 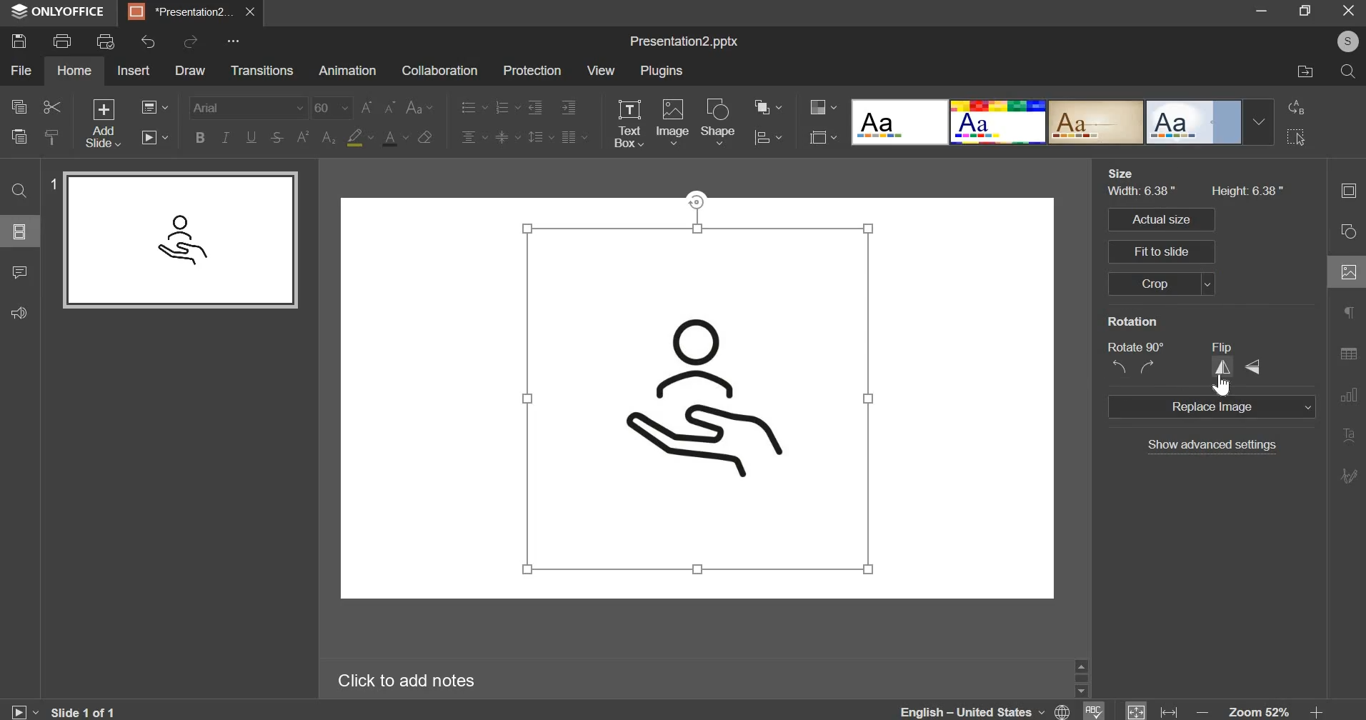 What do you see at coordinates (1348, 354) in the screenshot?
I see `table settings` at bounding box center [1348, 354].